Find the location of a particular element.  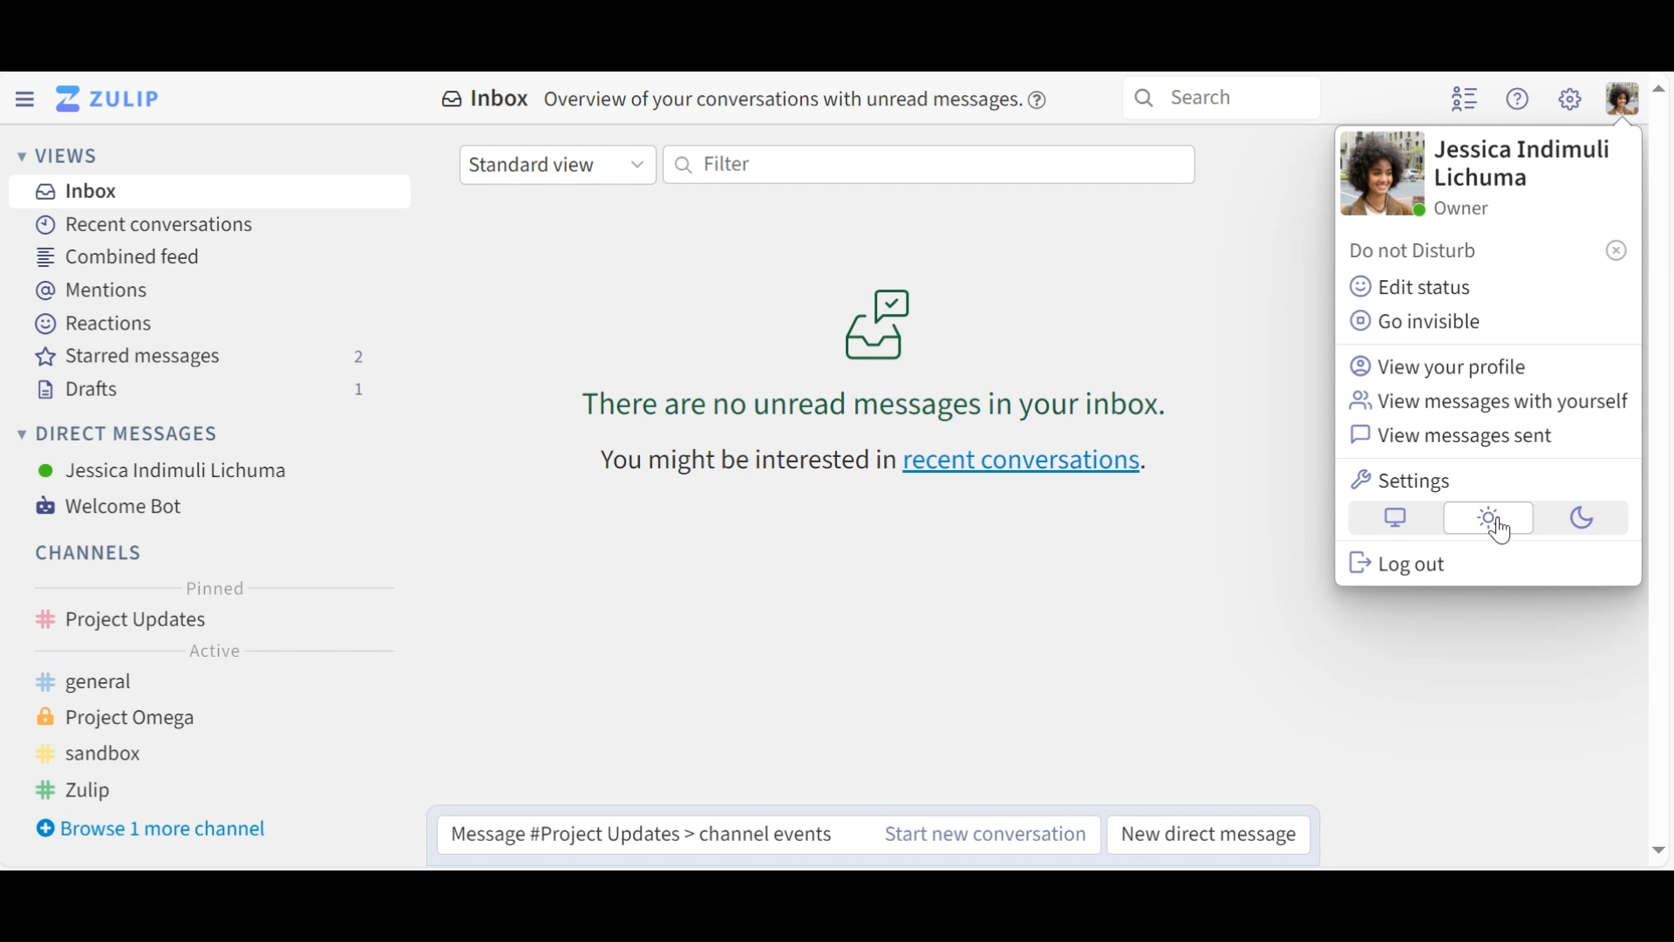

Dark theme is located at coordinates (1577, 519).